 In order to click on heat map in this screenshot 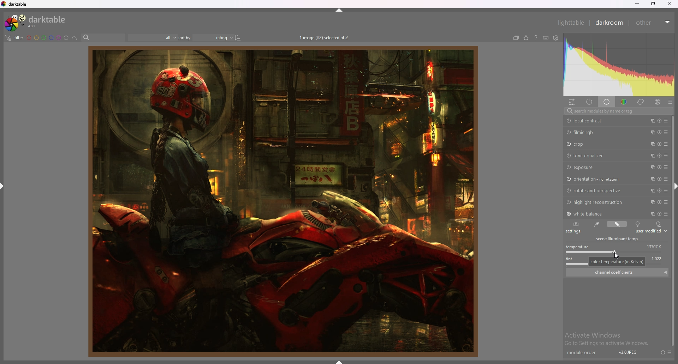, I will do `click(619, 65)`.